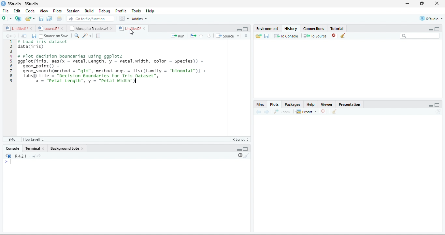 The width and height of the screenshot is (445, 235). Describe the element at coordinates (247, 156) in the screenshot. I see `clear` at that location.